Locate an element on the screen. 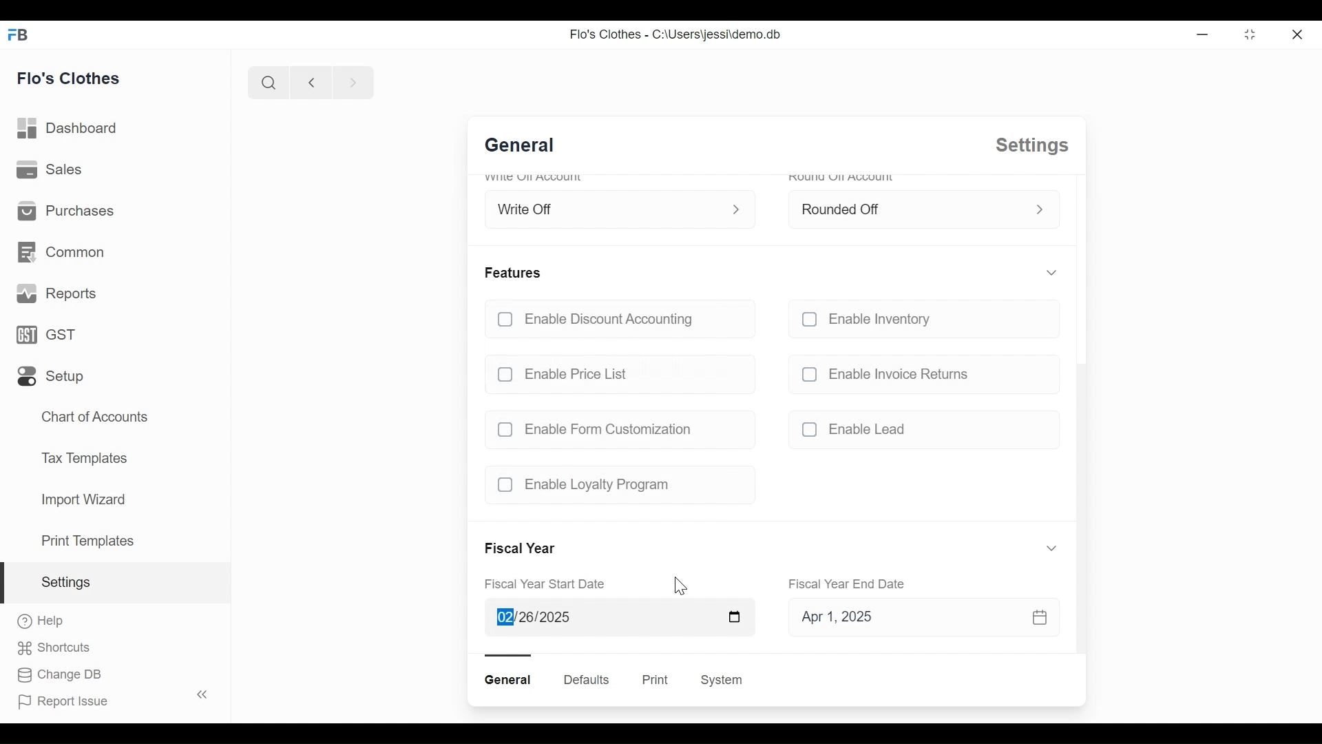  Features is located at coordinates (515, 272).